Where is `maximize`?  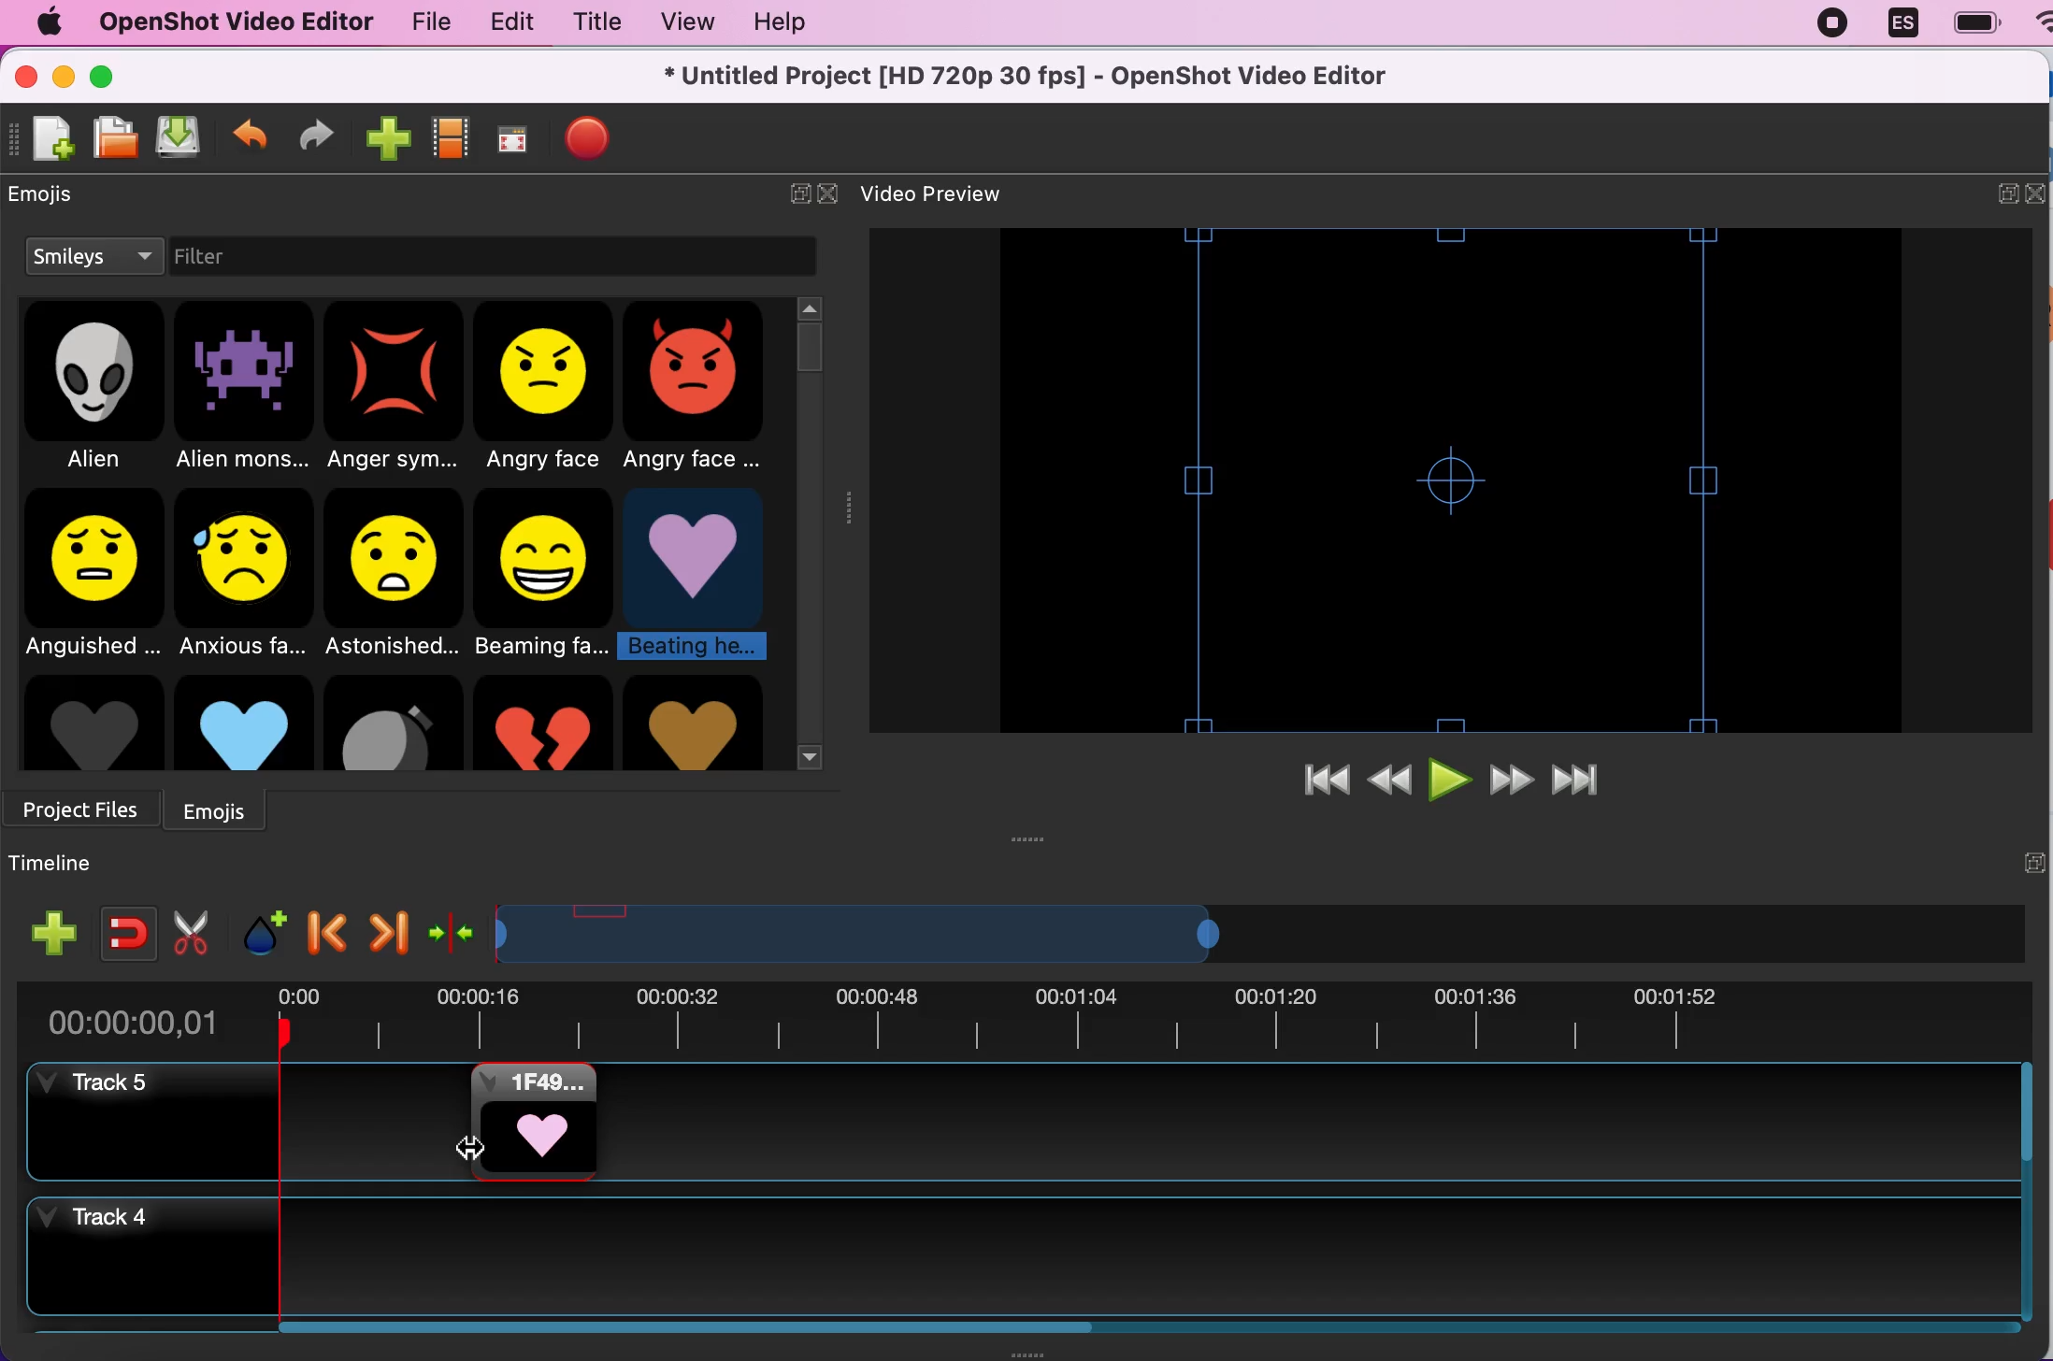 maximize is located at coordinates (108, 75).